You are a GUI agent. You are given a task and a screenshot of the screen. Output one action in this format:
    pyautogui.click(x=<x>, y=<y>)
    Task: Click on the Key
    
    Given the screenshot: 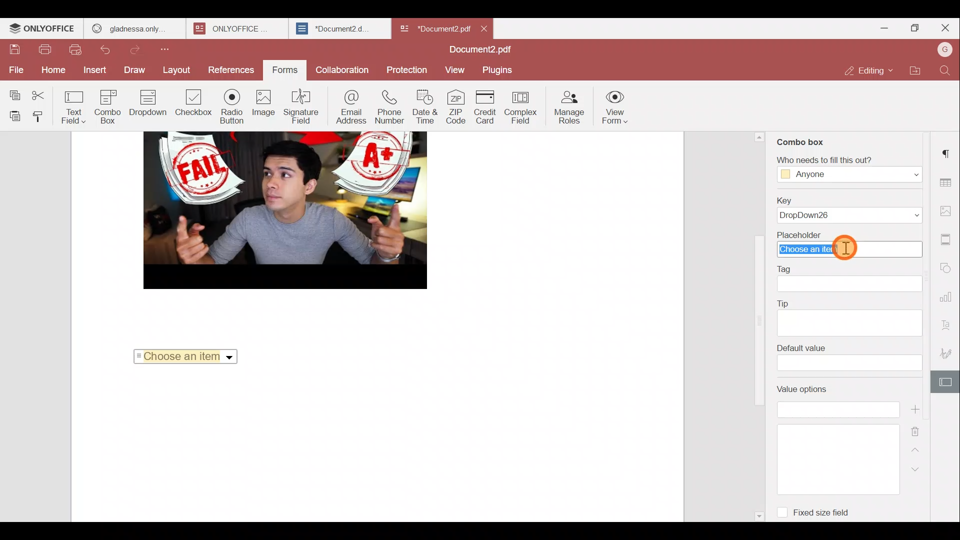 What is the action you would take?
    pyautogui.click(x=849, y=208)
    